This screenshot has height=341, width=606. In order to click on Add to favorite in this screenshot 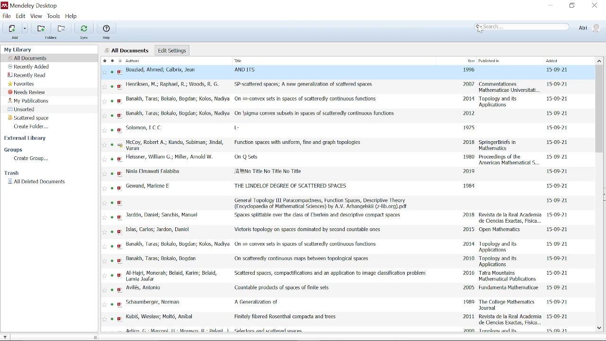, I will do `click(105, 159)`.